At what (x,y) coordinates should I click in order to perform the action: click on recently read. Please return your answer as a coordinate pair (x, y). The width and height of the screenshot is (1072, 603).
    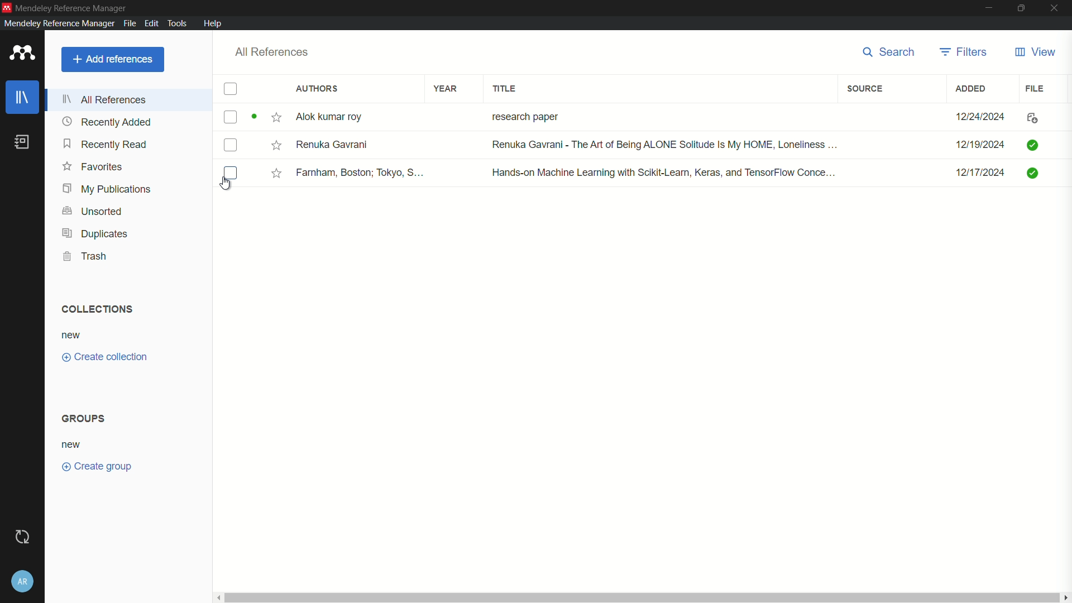
    Looking at the image, I should click on (105, 145).